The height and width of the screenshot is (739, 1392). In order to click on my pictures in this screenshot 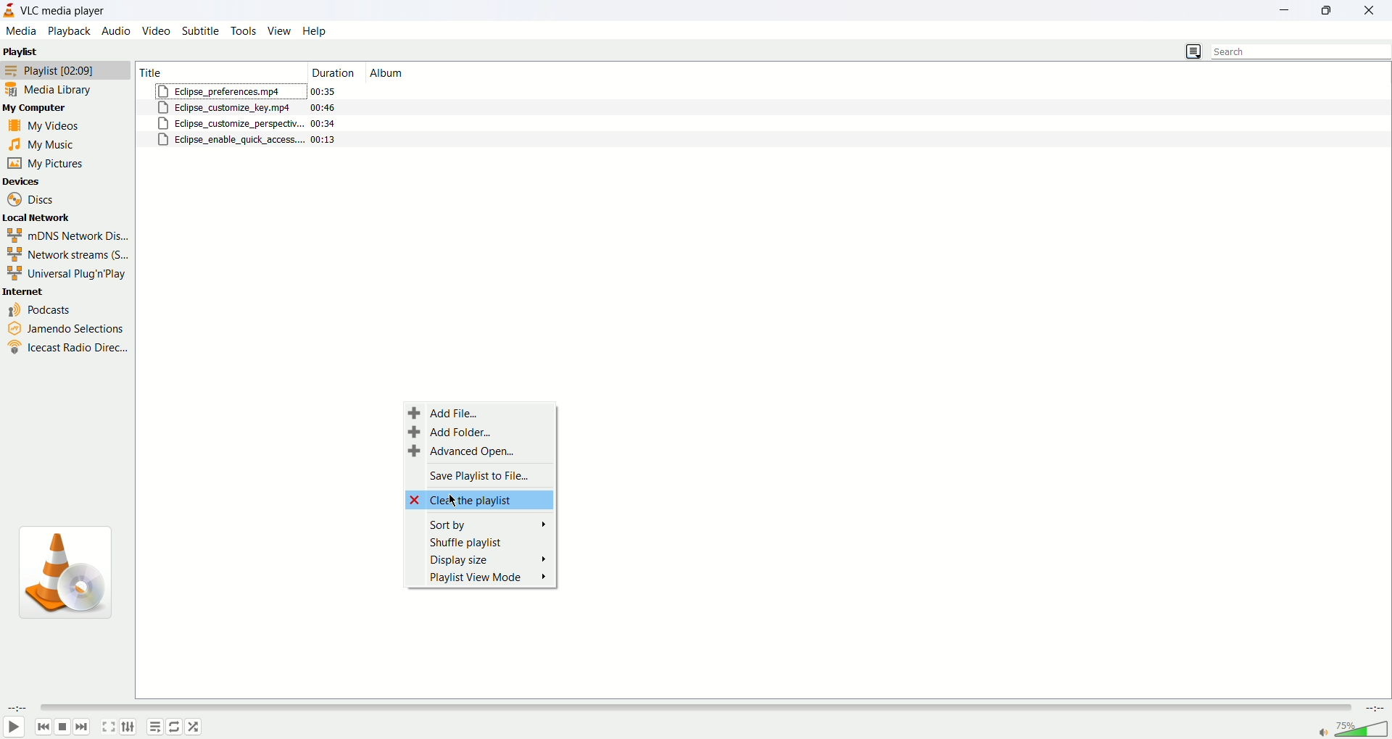, I will do `click(53, 164)`.